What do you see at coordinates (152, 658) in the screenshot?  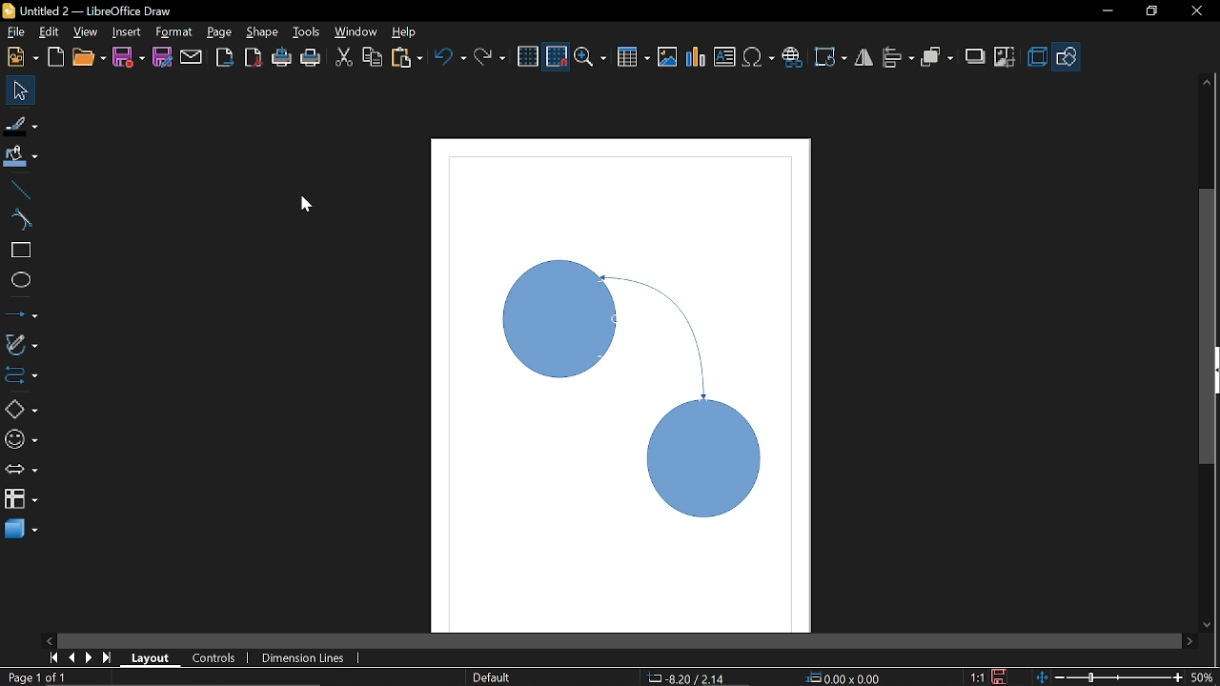 I see `Layout` at bounding box center [152, 658].